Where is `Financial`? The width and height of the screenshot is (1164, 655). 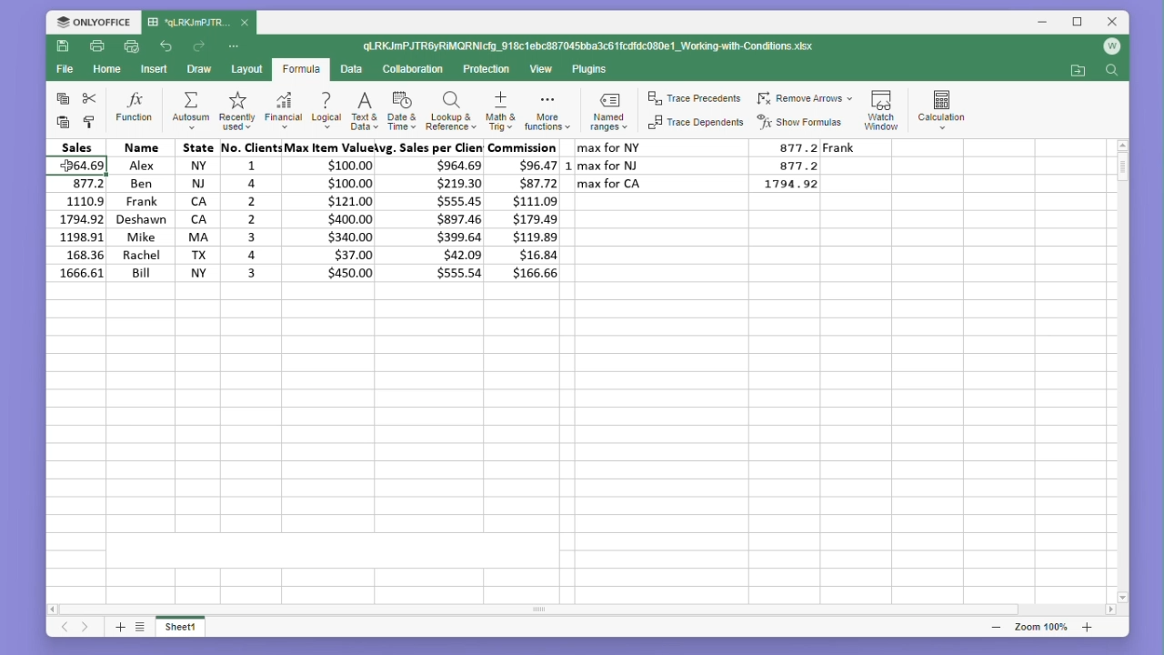
Financial is located at coordinates (284, 109).